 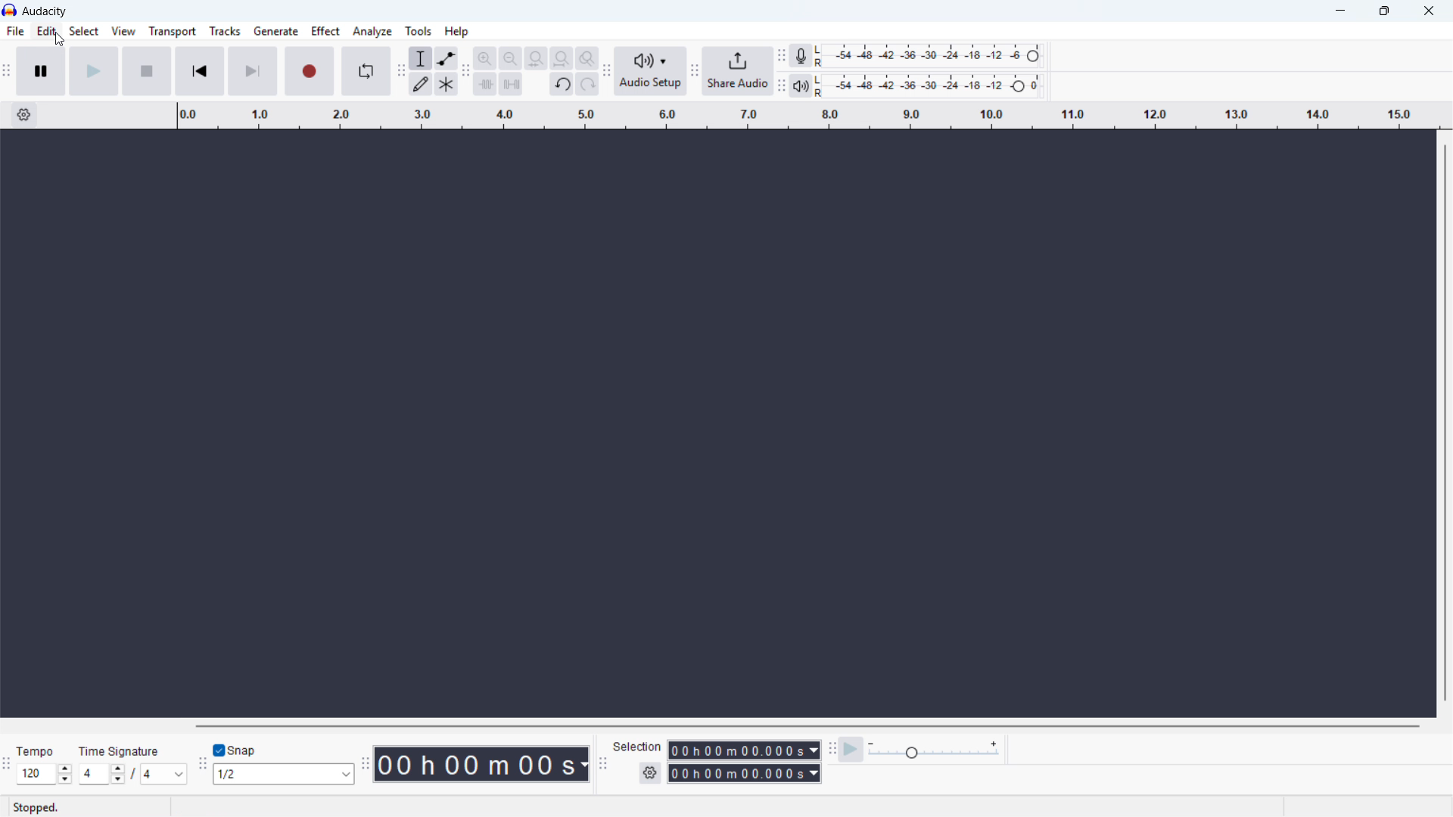 What do you see at coordinates (421, 57) in the screenshot?
I see `selection tool` at bounding box center [421, 57].